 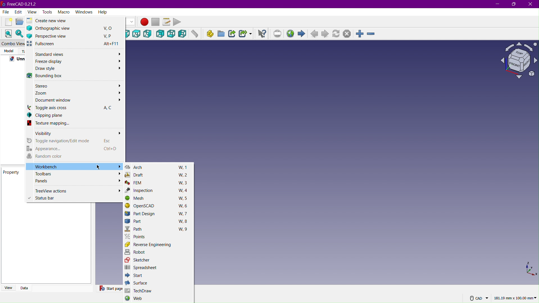 I want to click on Macro , so click(x=66, y=12).